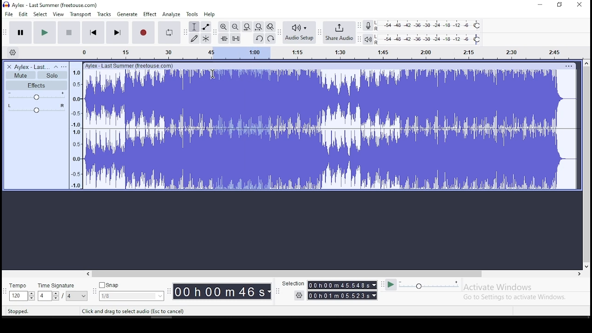 This screenshot has height=333, width=592. Describe the element at coordinates (117, 33) in the screenshot. I see `skip to end` at that location.